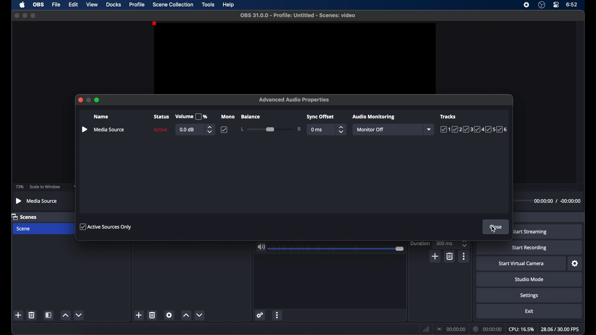  I want to click on duration, so click(488, 328).